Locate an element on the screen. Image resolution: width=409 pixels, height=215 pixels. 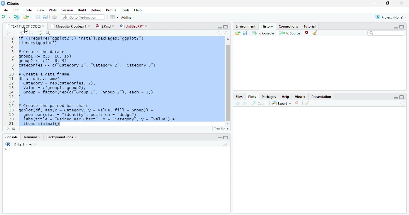
view is located at coordinates (39, 10).